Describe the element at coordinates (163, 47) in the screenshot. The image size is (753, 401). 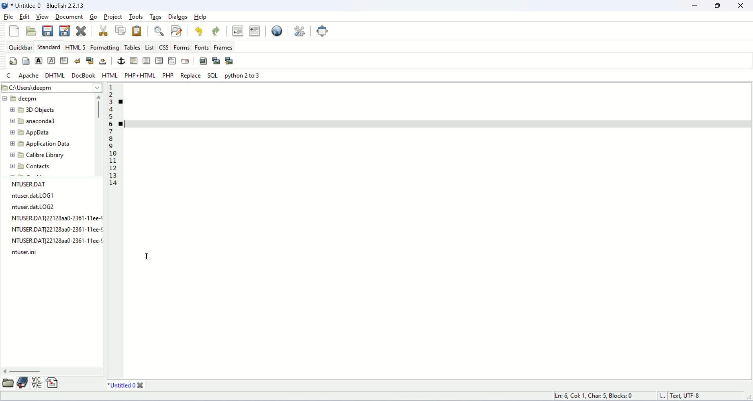
I see `css` at that location.